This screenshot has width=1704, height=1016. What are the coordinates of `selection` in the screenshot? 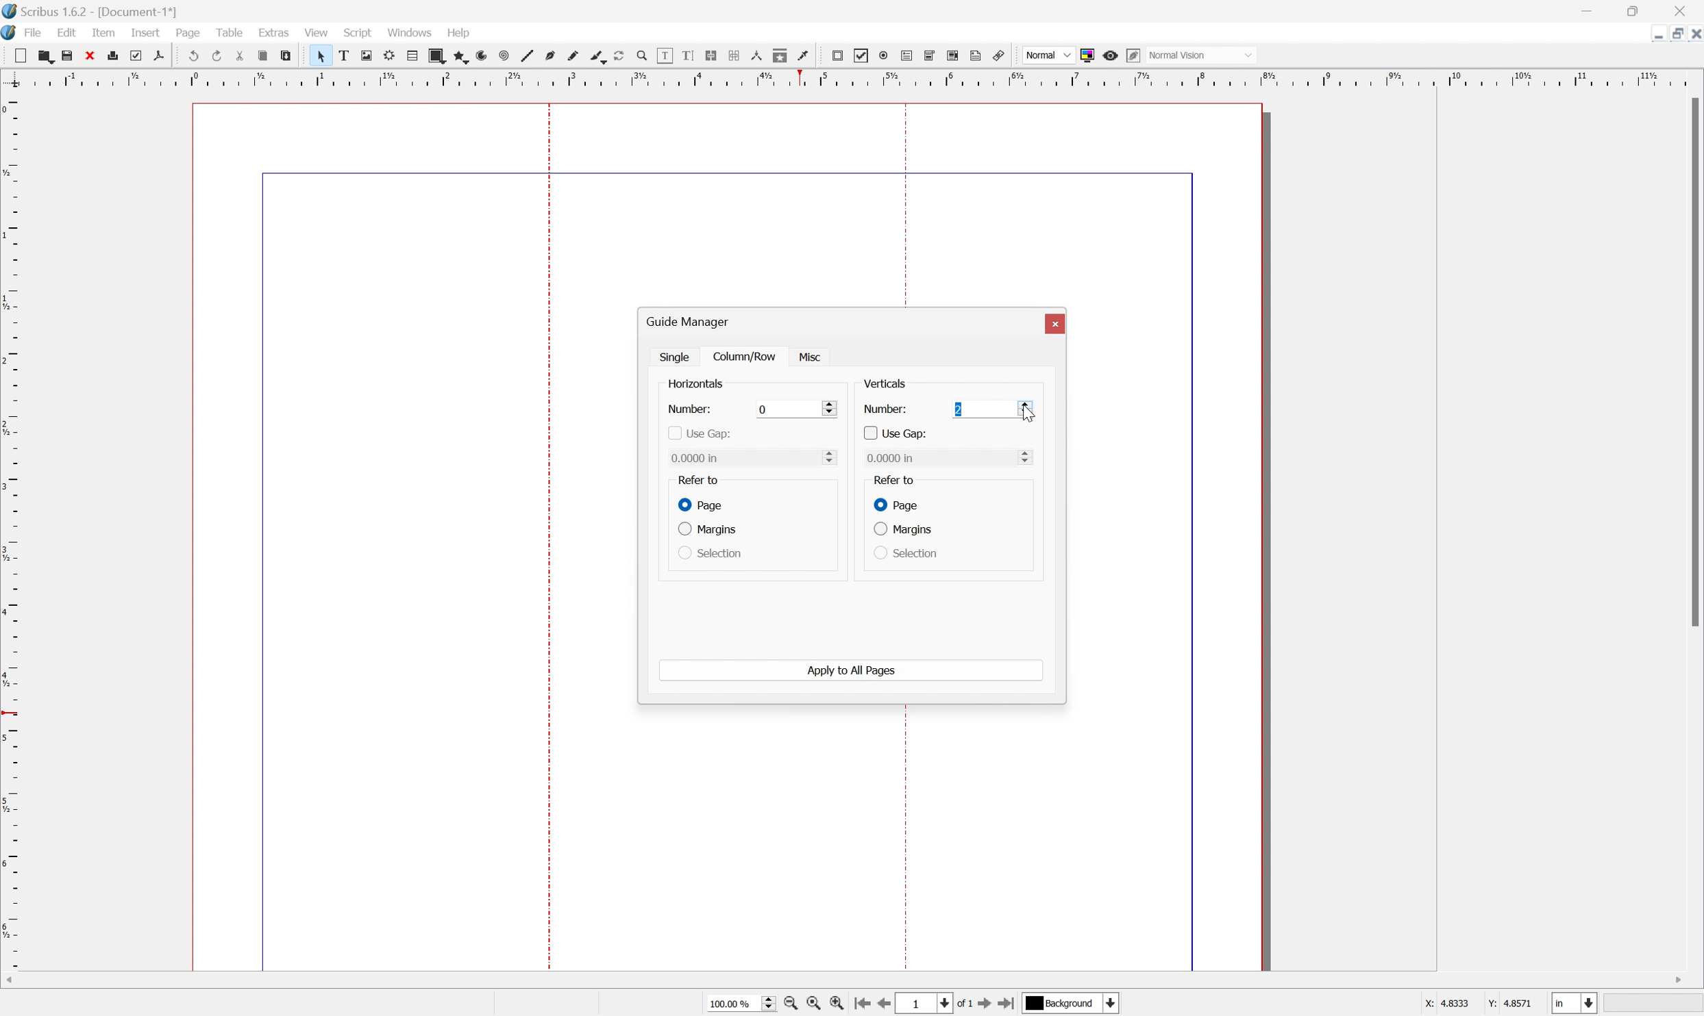 It's located at (905, 552).